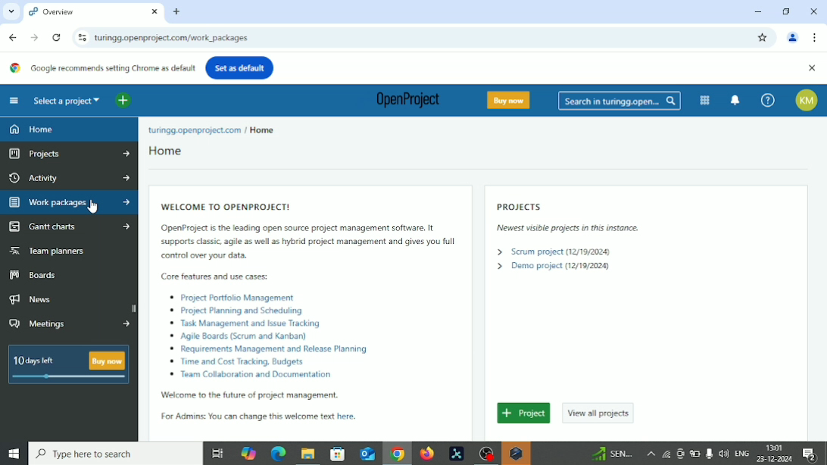 This screenshot has width=827, height=465. I want to click on hide sidebar, so click(134, 307).